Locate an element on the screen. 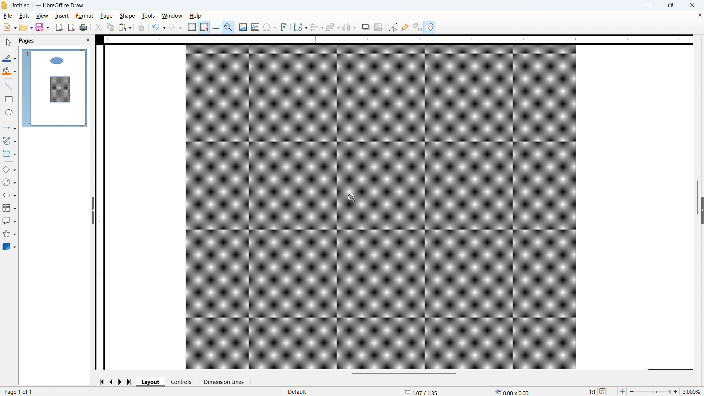 This screenshot has height=396, width=704. Horizontal ruler  is located at coordinates (398, 39).